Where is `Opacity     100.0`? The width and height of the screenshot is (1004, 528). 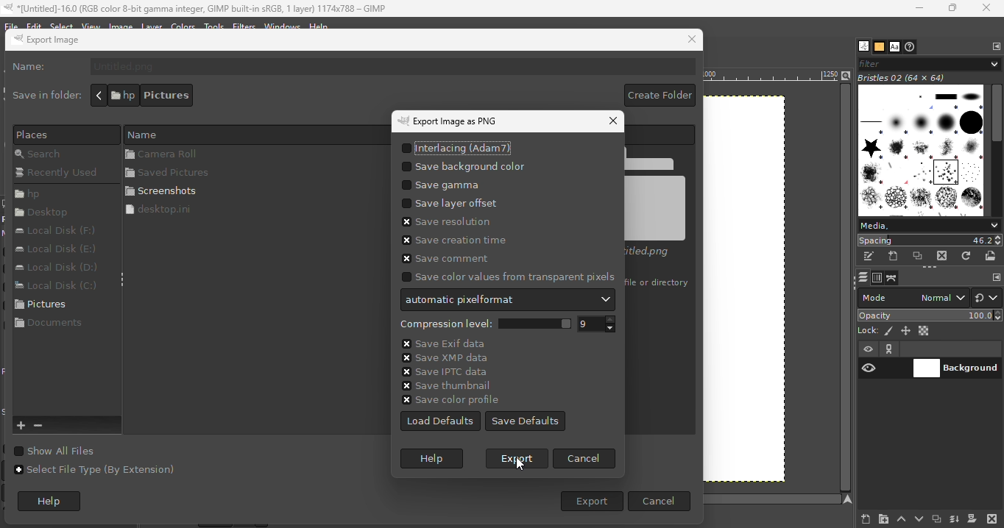 Opacity     100.0 is located at coordinates (930, 315).